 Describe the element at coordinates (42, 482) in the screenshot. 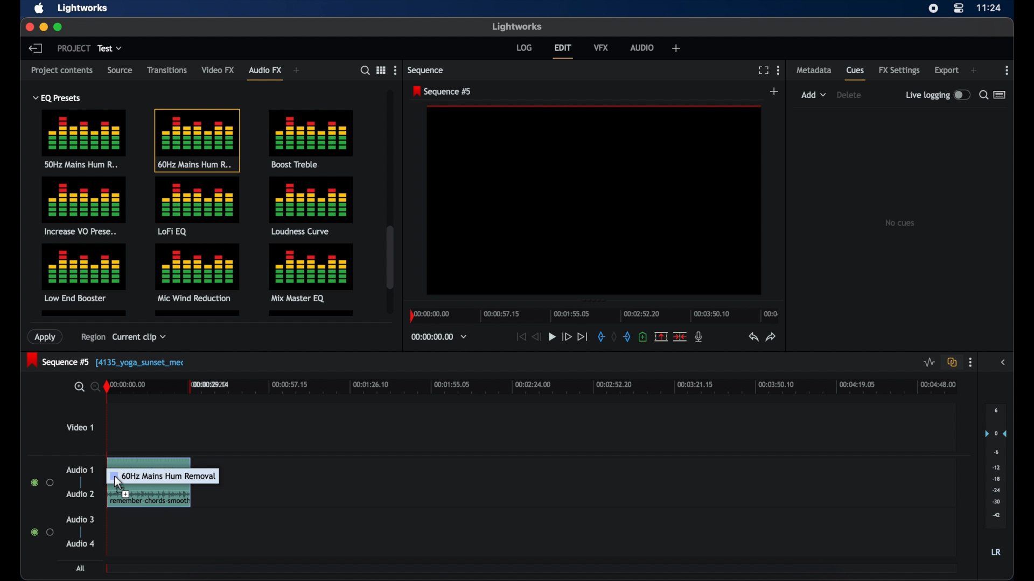

I see `radio buttons` at that location.